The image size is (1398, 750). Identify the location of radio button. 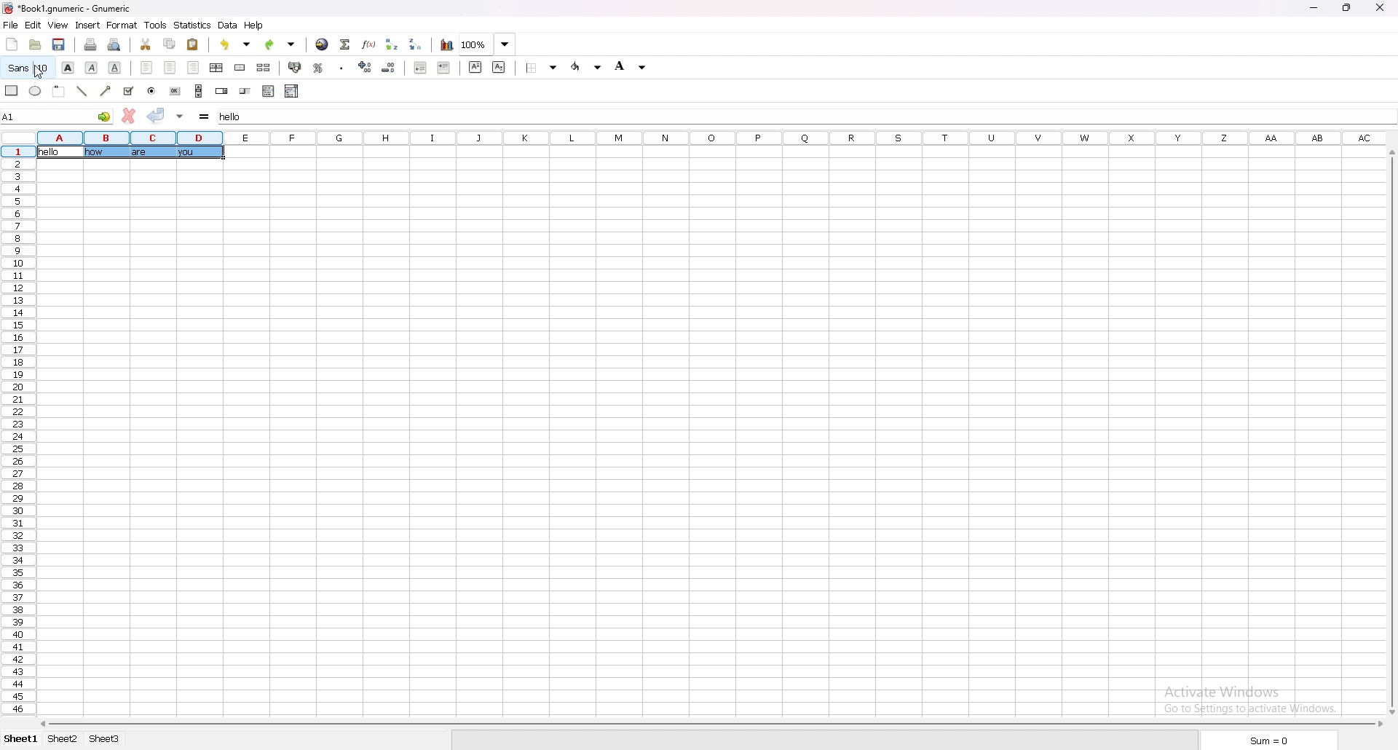
(151, 91).